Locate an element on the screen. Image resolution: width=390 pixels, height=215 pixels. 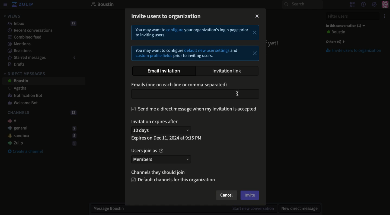
Create a channel is located at coordinates (25, 152).